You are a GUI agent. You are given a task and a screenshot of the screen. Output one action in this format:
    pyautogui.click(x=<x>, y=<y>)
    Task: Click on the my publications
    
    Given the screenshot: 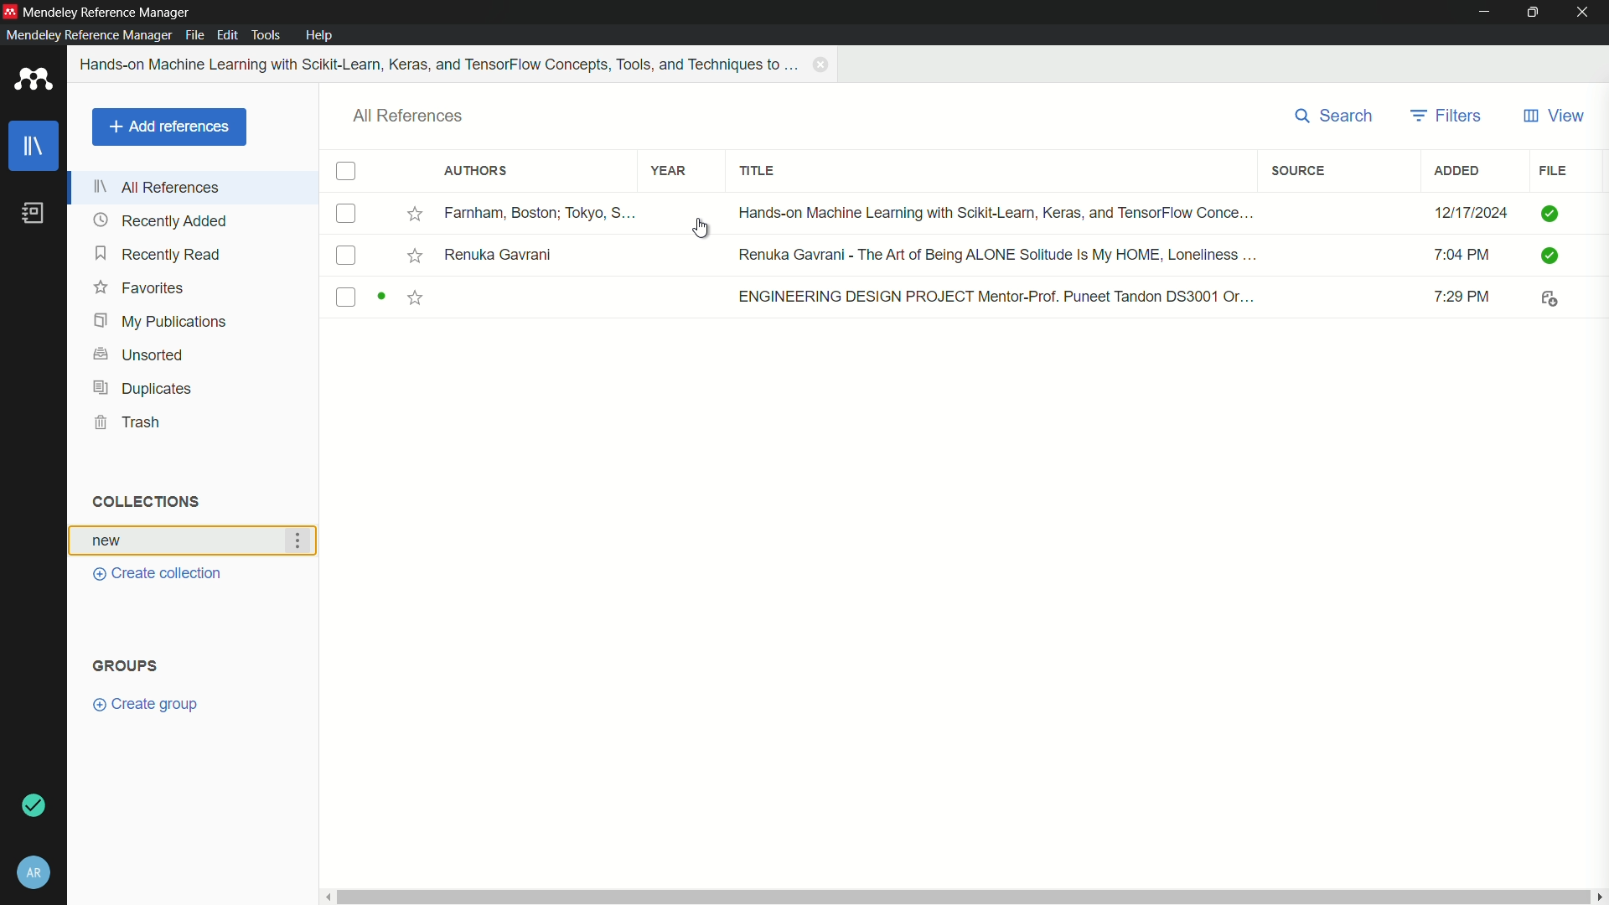 What is the action you would take?
    pyautogui.click(x=158, y=322)
    